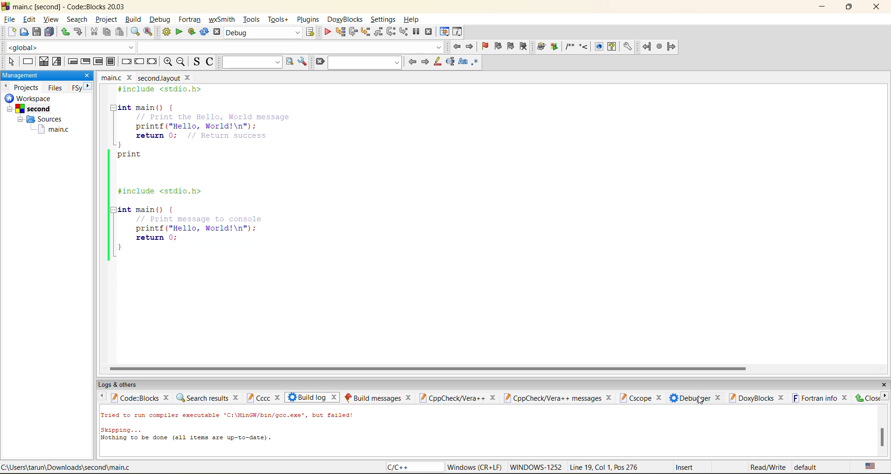 The image size is (891, 474). What do you see at coordinates (28, 62) in the screenshot?
I see `instruction` at bounding box center [28, 62].